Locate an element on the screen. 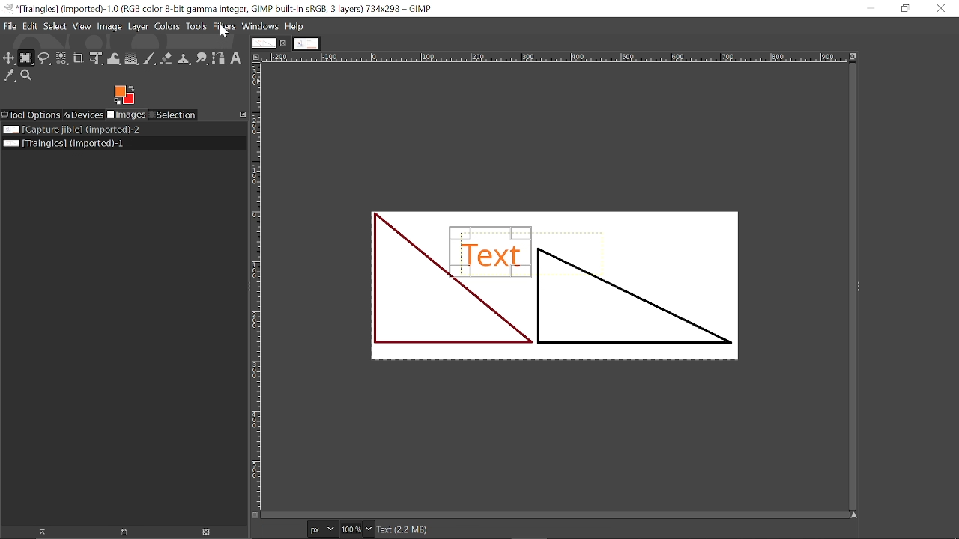 The width and height of the screenshot is (959, 539). Configure this tab is located at coordinates (243, 114).